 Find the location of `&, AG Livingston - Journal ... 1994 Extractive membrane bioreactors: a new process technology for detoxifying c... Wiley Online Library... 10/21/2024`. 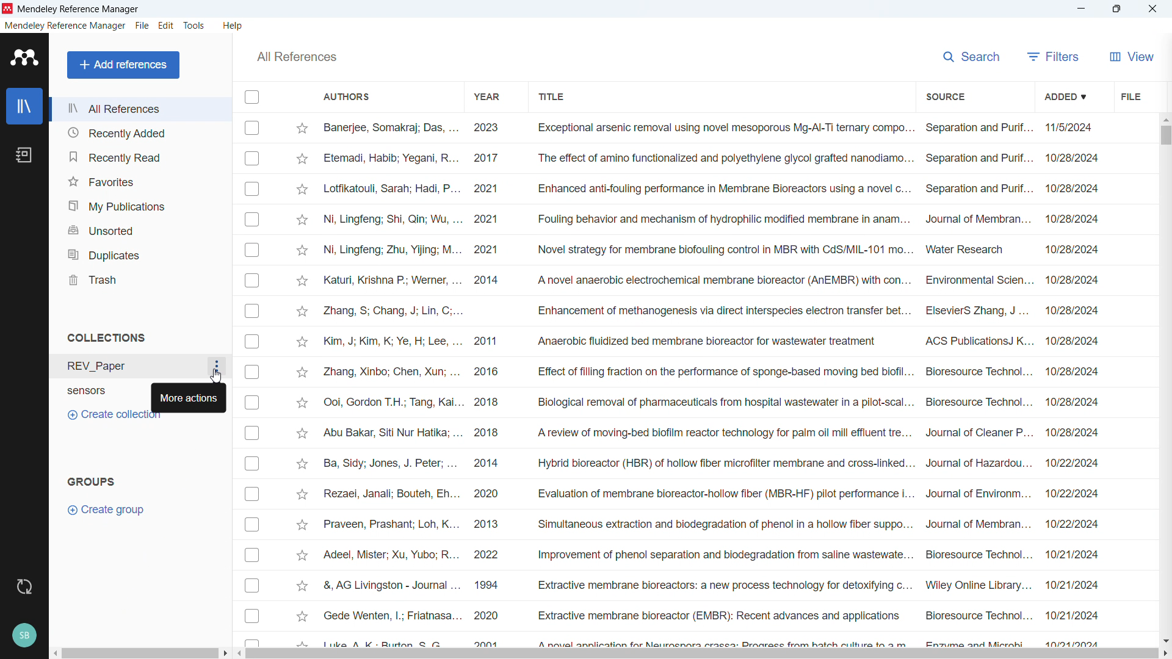

&, AG Livingston - Journal ... 1994 Extractive membrane bioreactors: a new process technology for detoxifying c... Wiley Online Library... 10/21/2024 is located at coordinates (711, 585).